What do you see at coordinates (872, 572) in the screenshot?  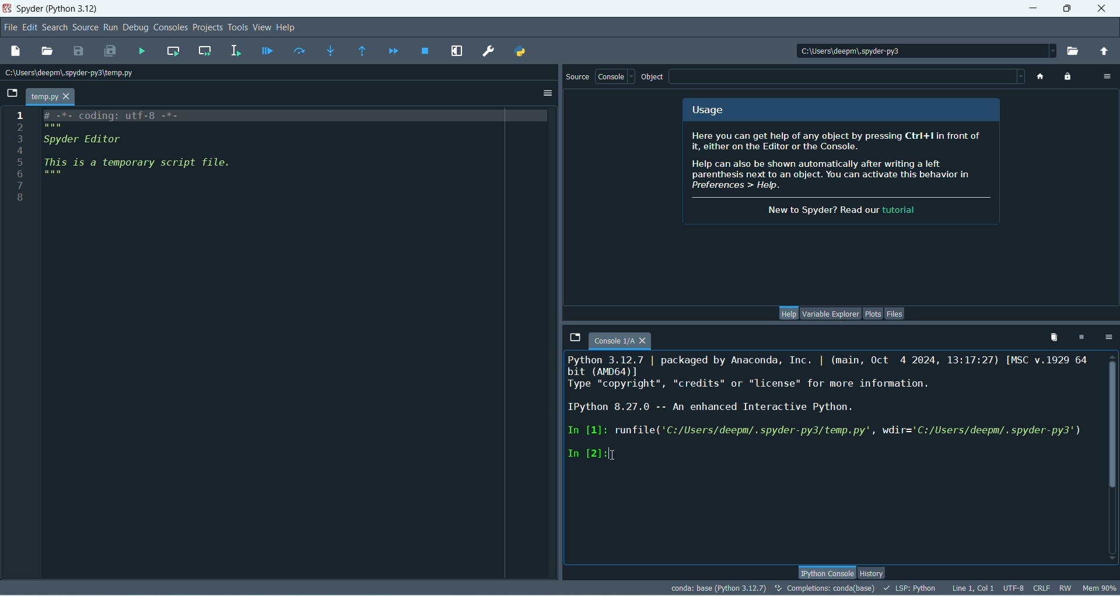 I see `history` at bounding box center [872, 572].